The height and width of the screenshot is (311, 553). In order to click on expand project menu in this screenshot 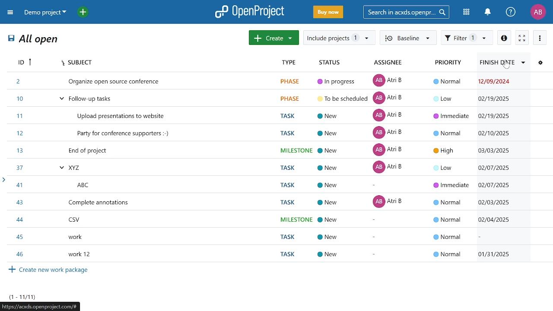, I will do `click(10, 13)`.